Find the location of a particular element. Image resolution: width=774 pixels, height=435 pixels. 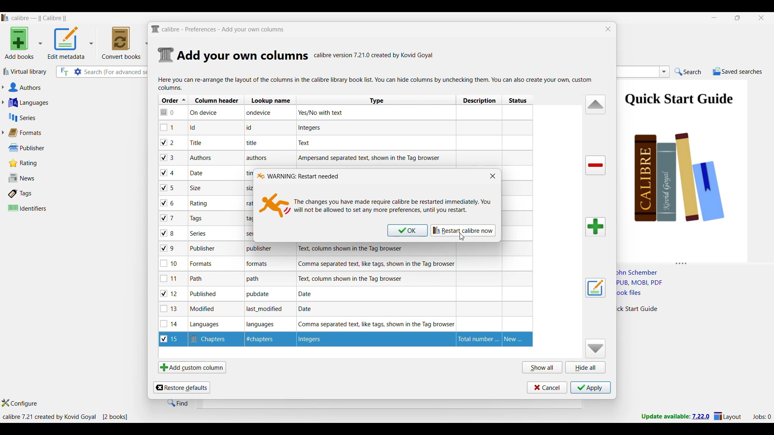

Description  is located at coordinates (476, 339).